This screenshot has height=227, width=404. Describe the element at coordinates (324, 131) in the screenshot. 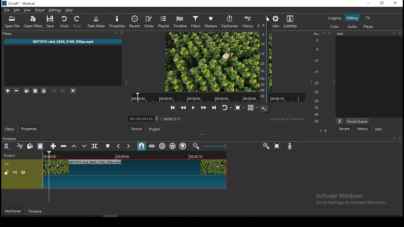

I see `L R` at that location.